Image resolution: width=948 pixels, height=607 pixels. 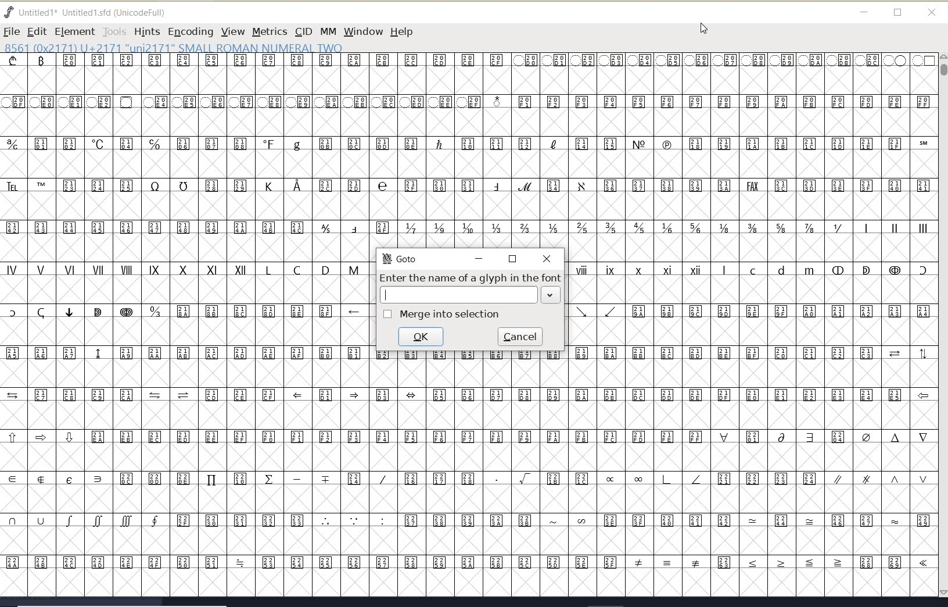 What do you see at coordinates (703, 29) in the screenshot?
I see `CURSOR` at bounding box center [703, 29].